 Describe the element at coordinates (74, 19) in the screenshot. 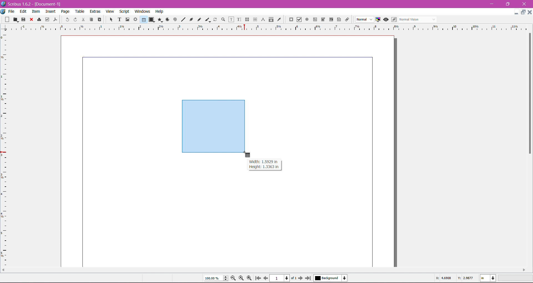

I see `Redo` at that location.